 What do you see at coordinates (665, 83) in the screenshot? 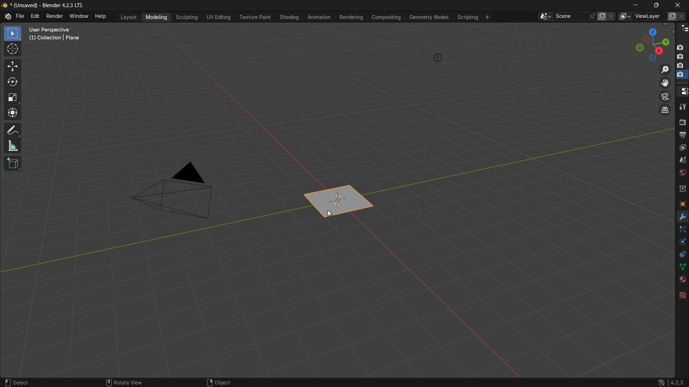
I see `move view` at bounding box center [665, 83].